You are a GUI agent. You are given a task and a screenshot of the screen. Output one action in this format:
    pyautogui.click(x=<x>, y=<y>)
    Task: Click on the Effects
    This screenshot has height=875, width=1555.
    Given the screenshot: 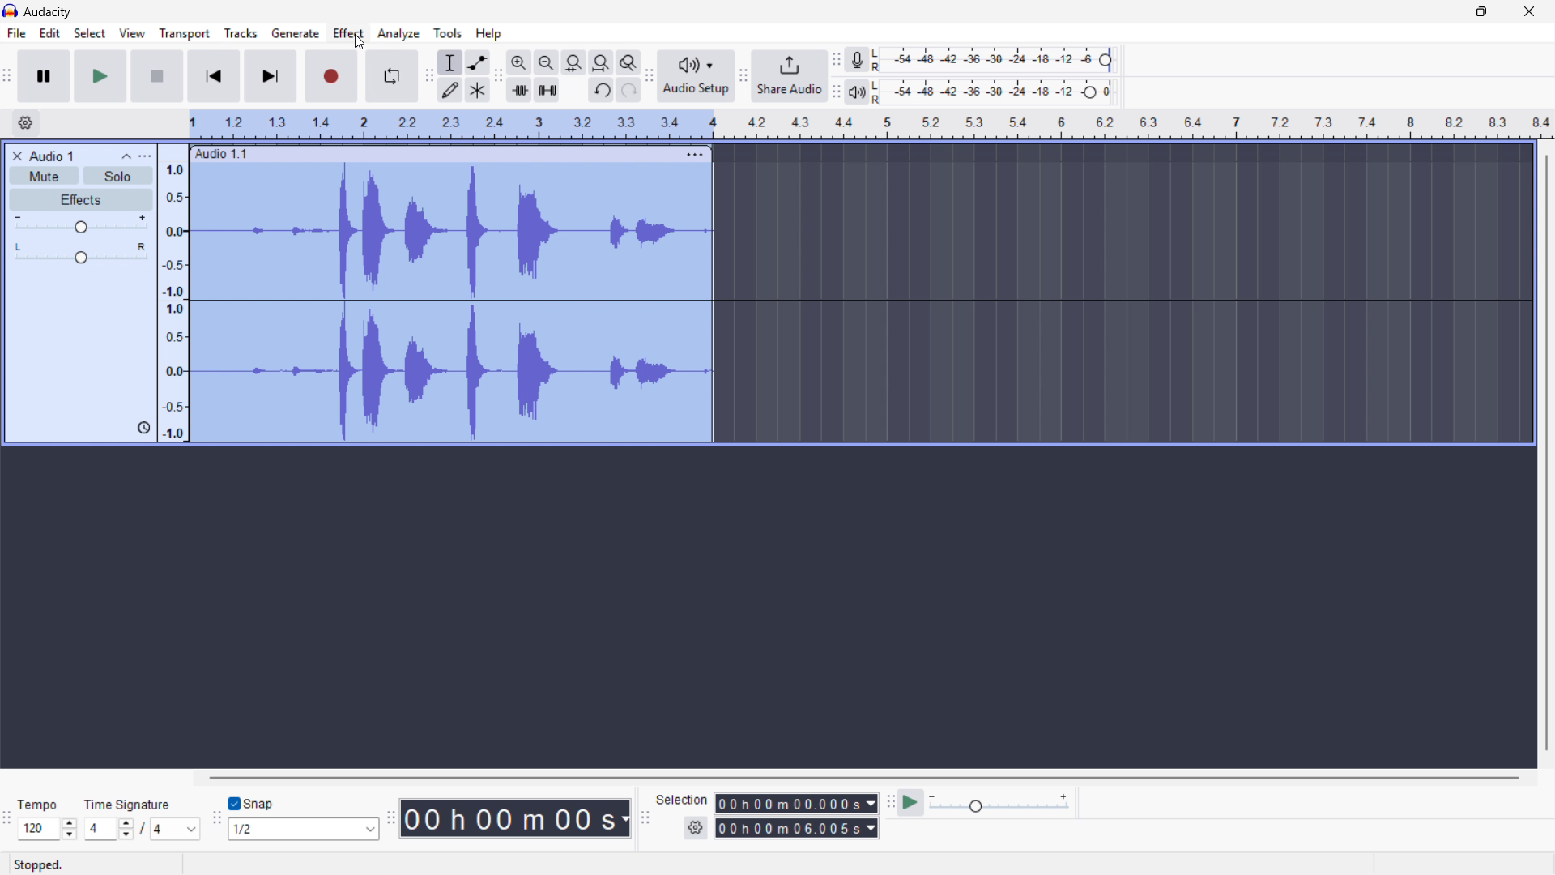 What is the action you would take?
    pyautogui.click(x=82, y=201)
    